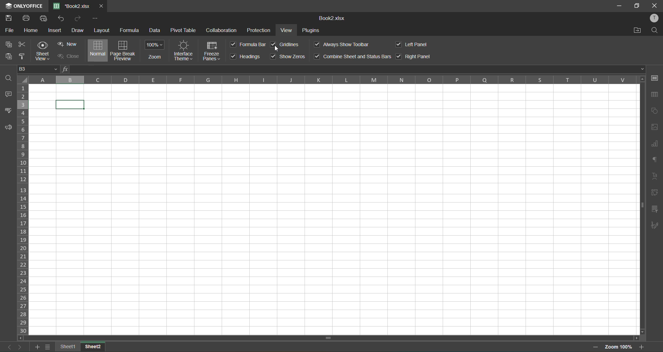 The height and width of the screenshot is (352, 663). What do you see at coordinates (655, 226) in the screenshot?
I see `signature` at bounding box center [655, 226].